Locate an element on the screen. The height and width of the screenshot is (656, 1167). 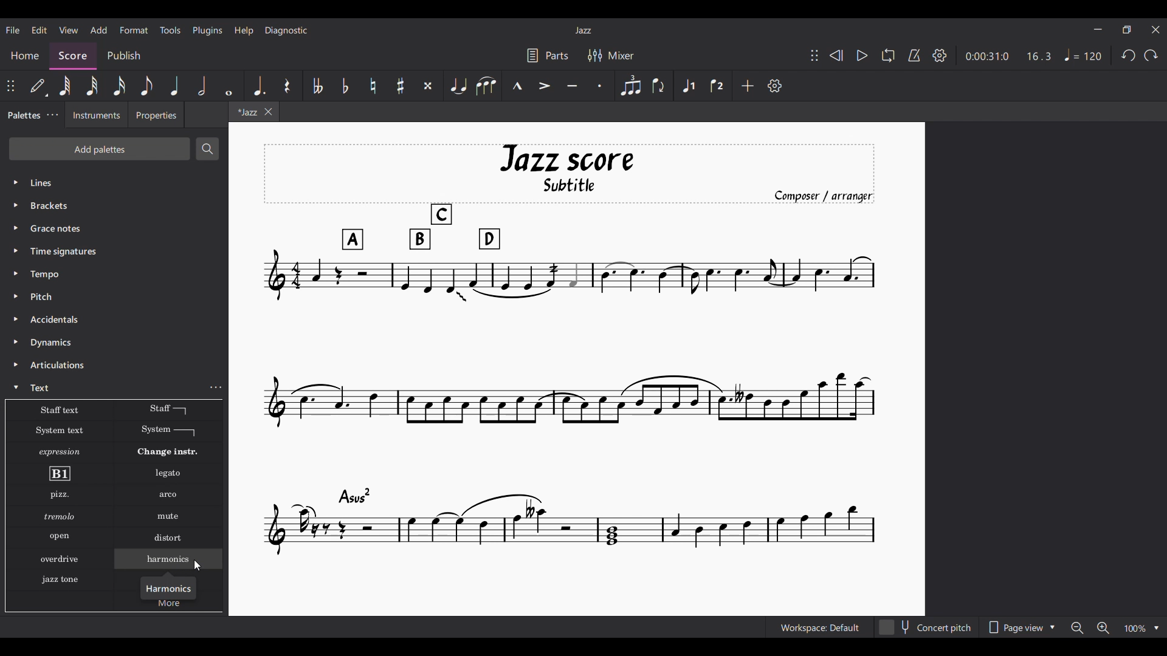
Toggle double sharp is located at coordinates (428, 85).